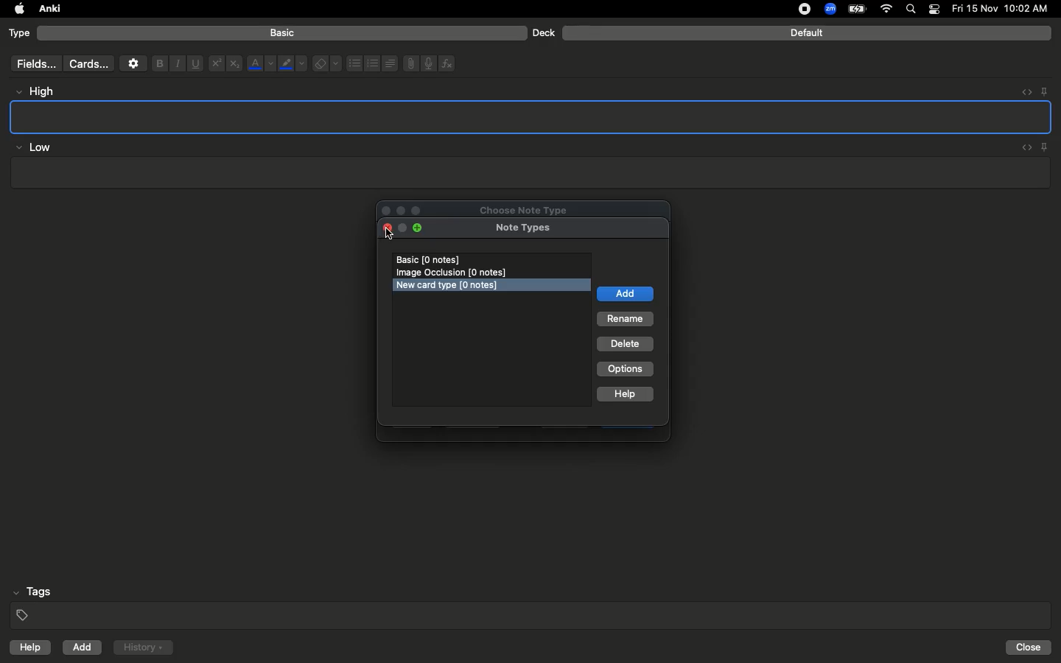 This screenshot has height=663, width=1061. I want to click on Rename, so click(626, 320).